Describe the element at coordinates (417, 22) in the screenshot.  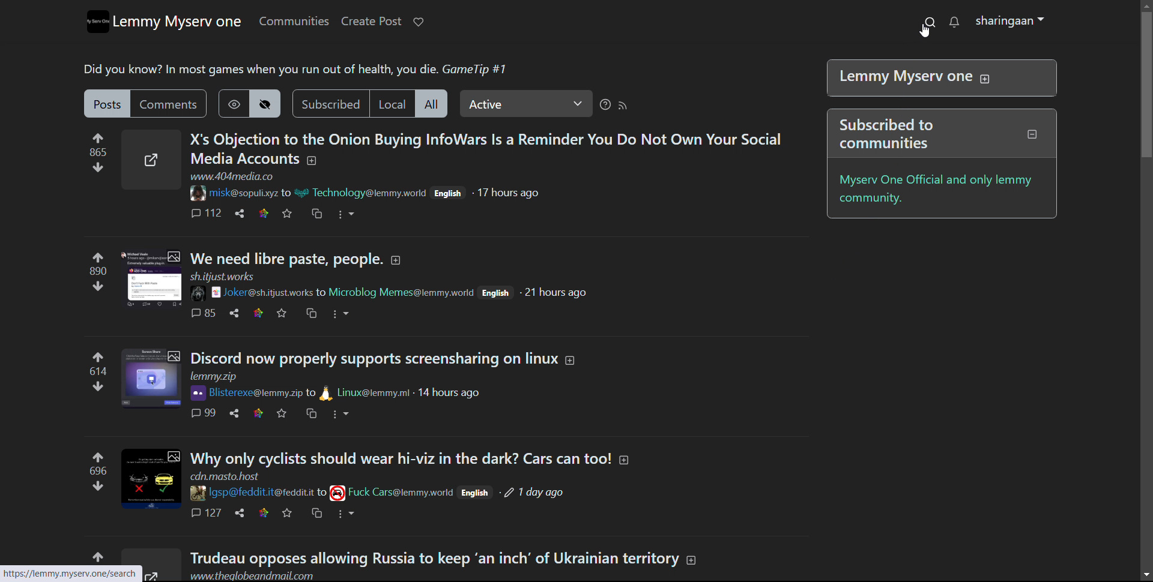
I see `donate to lemmy` at that location.